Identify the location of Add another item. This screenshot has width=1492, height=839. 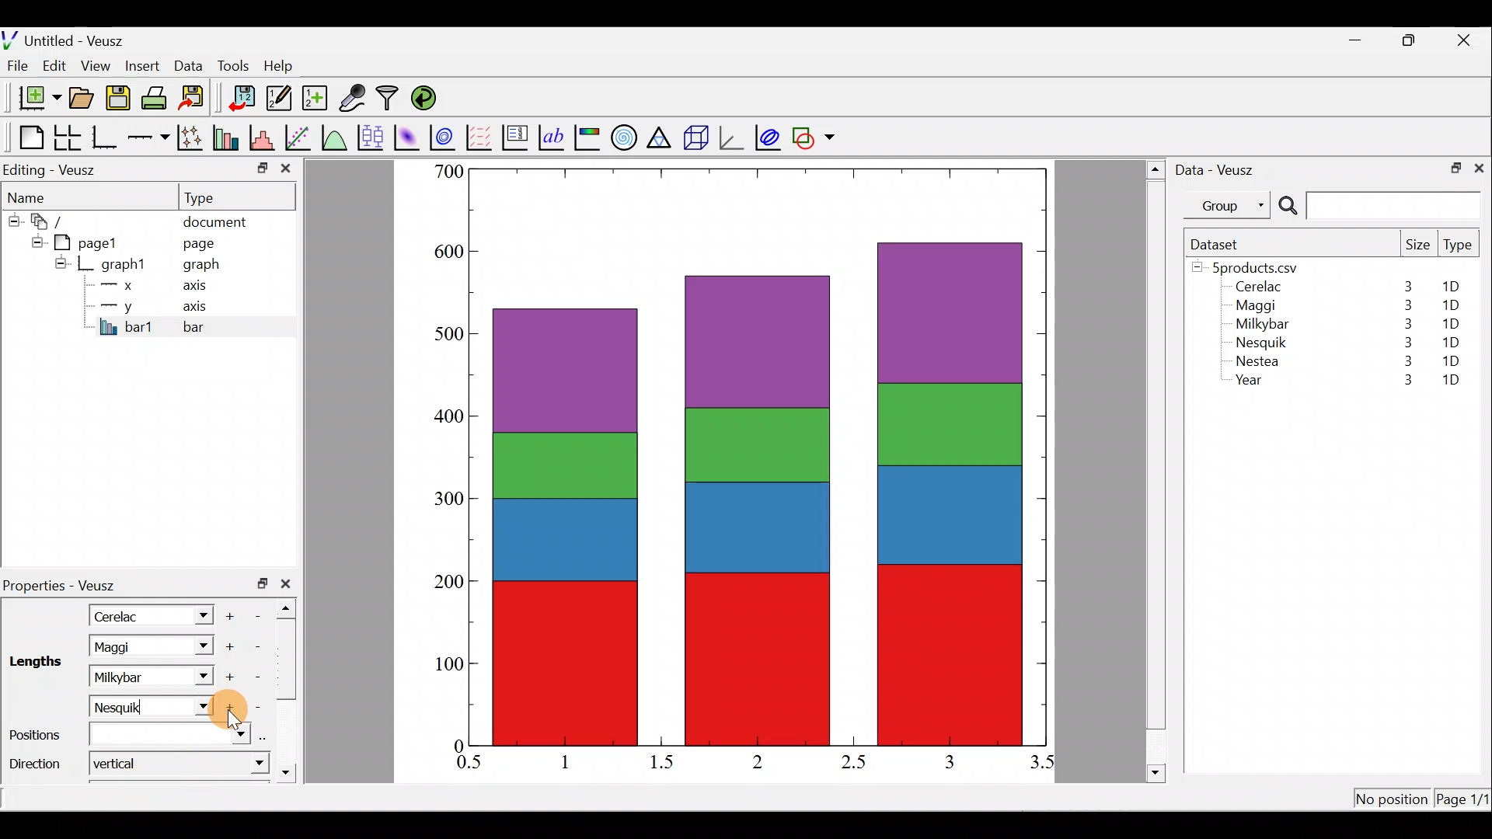
(228, 708).